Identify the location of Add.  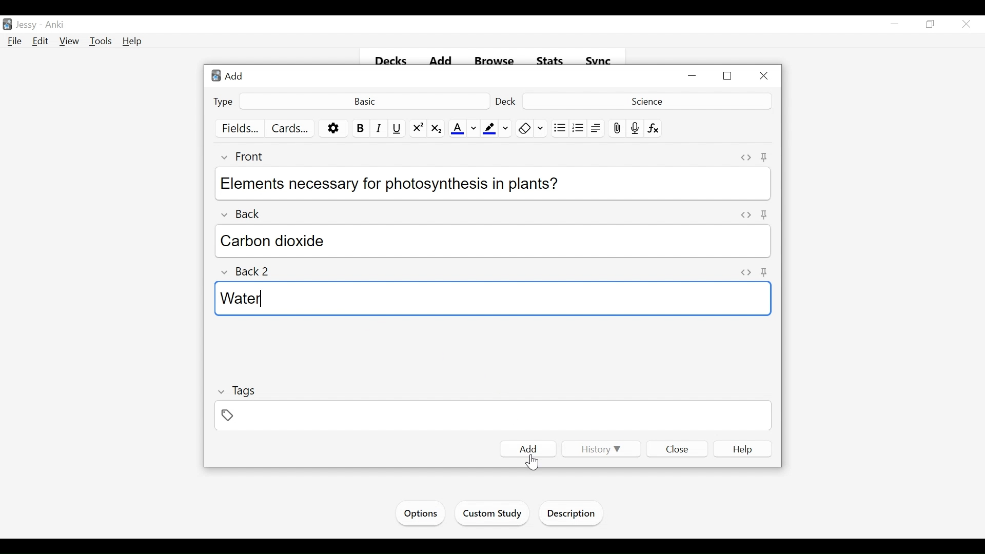
(443, 62).